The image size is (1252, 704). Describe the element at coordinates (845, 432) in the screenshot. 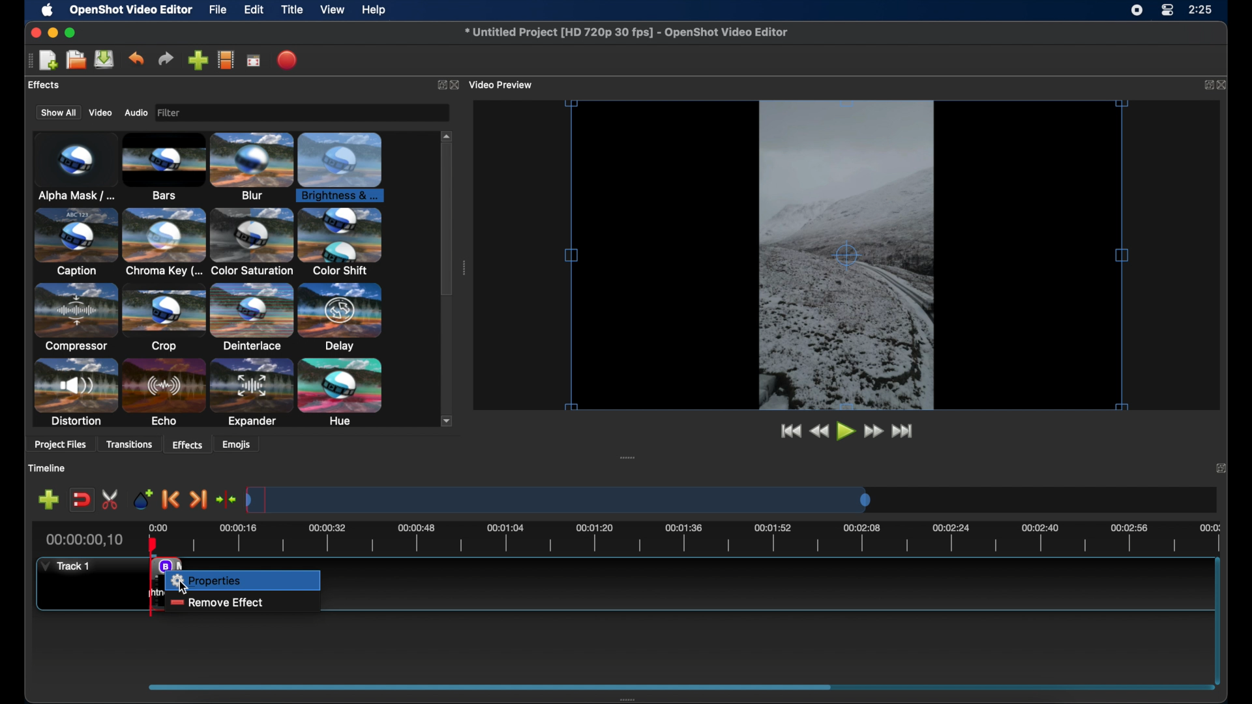

I see `play button` at that location.